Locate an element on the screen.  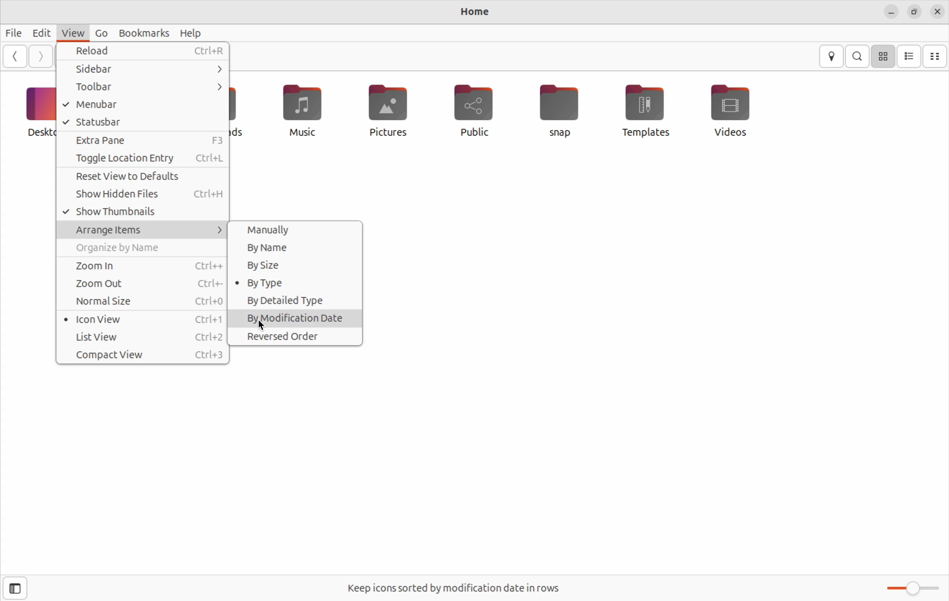
list view is located at coordinates (910, 57).